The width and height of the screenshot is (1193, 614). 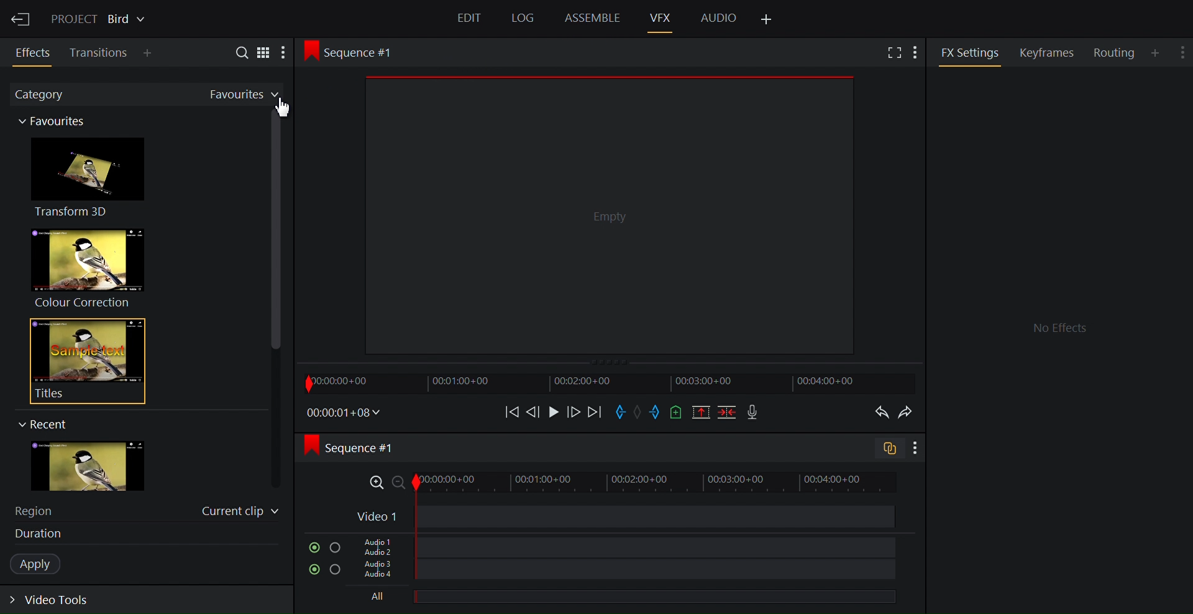 What do you see at coordinates (288, 53) in the screenshot?
I see `More` at bounding box center [288, 53].